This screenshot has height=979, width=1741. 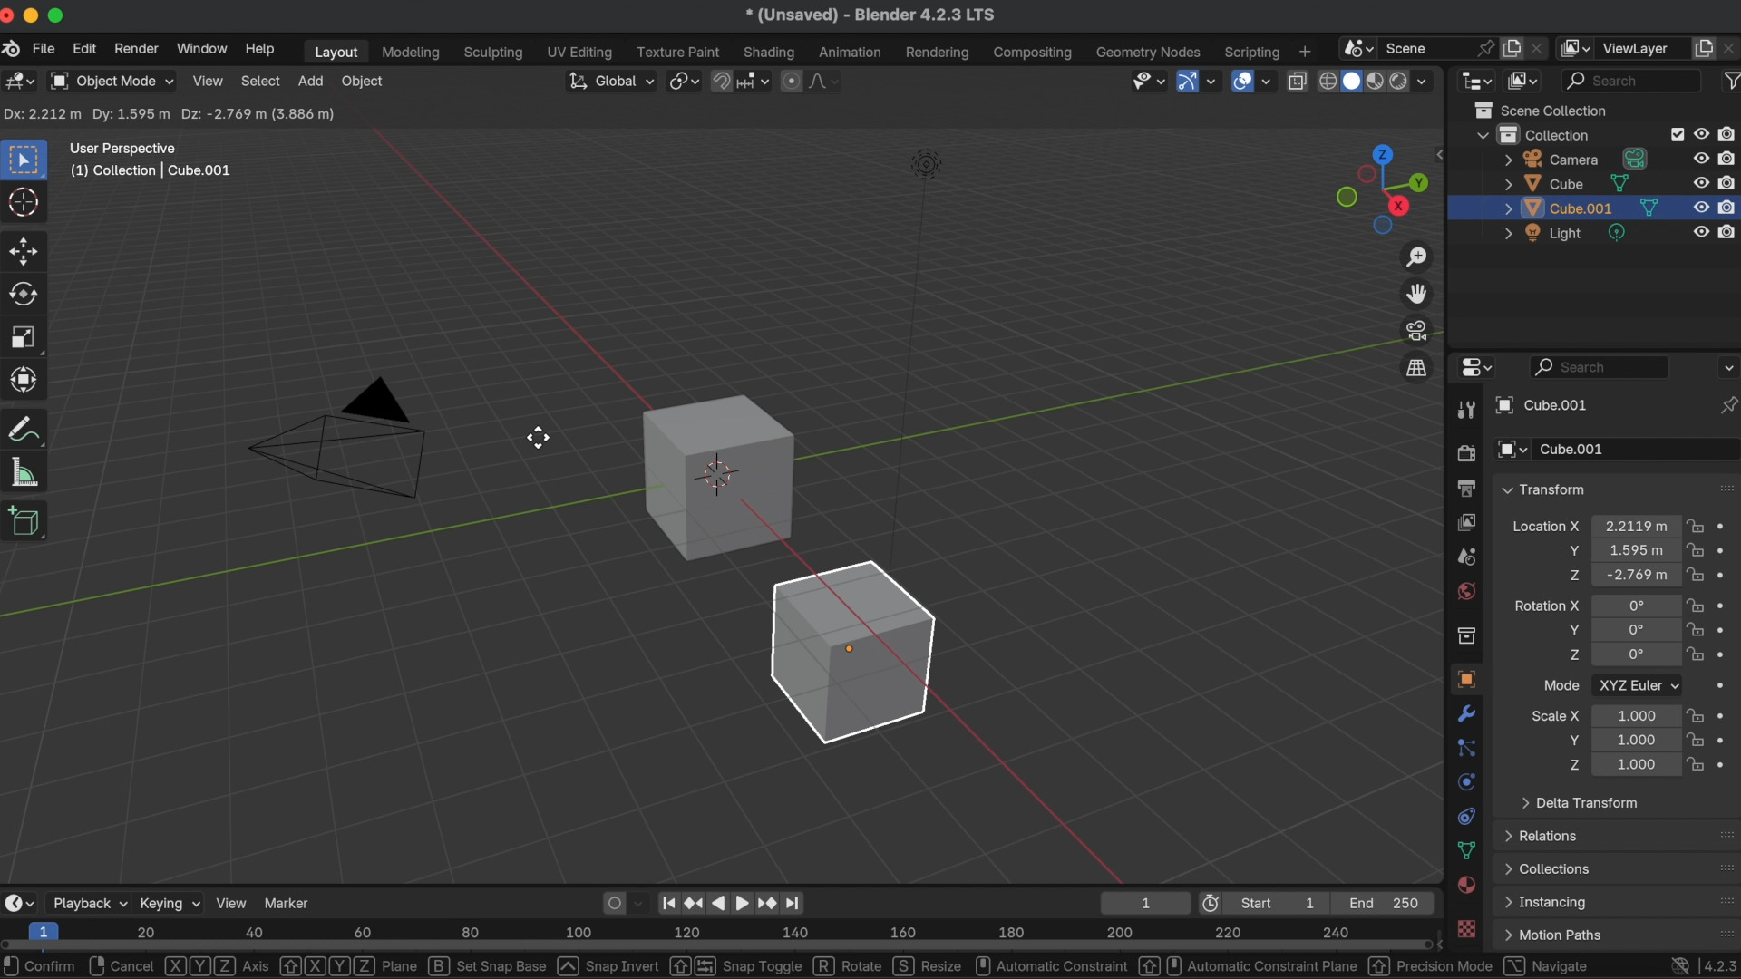 What do you see at coordinates (1581, 208) in the screenshot?
I see `duplicated cube layer` at bounding box center [1581, 208].